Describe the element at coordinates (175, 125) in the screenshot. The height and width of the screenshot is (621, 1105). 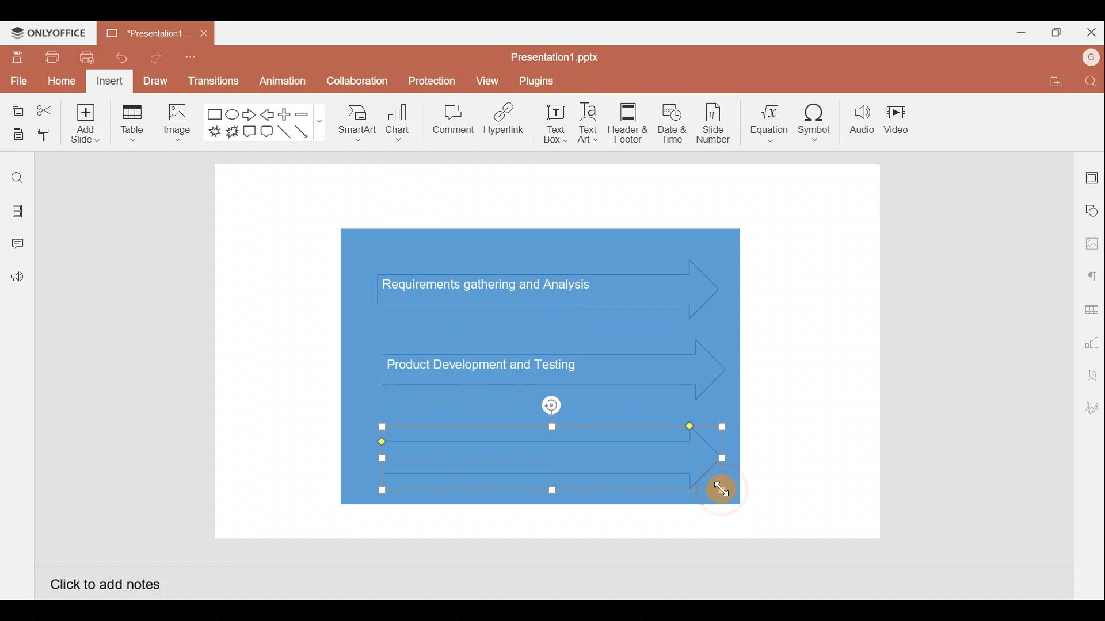
I see `Image` at that location.